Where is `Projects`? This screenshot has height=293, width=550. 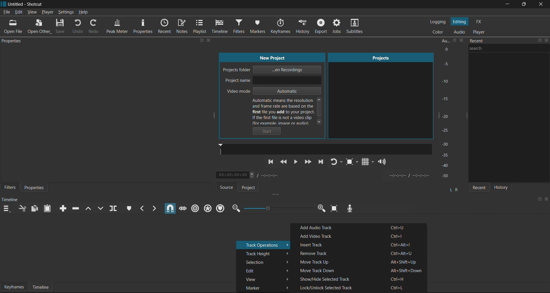 Projects is located at coordinates (377, 96).